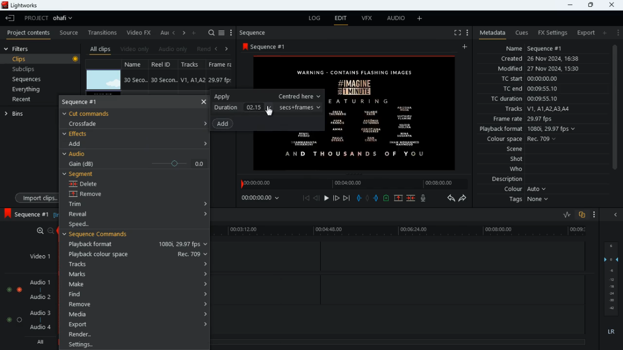  Describe the element at coordinates (225, 124) in the screenshot. I see `add` at that location.